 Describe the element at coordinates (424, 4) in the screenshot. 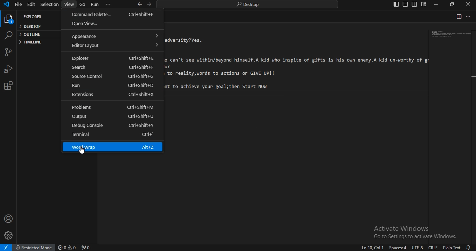

I see `customize layout` at that location.